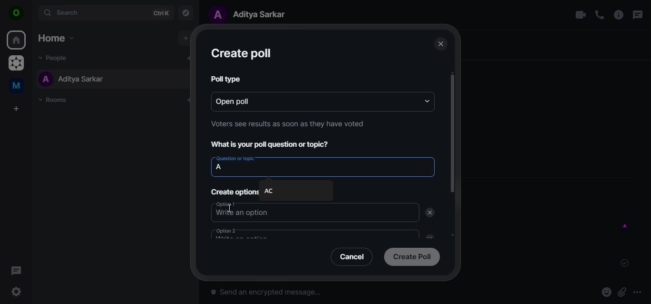 This screenshot has height=304, width=651. What do you see at coordinates (619, 16) in the screenshot?
I see `room options` at bounding box center [619, 16].